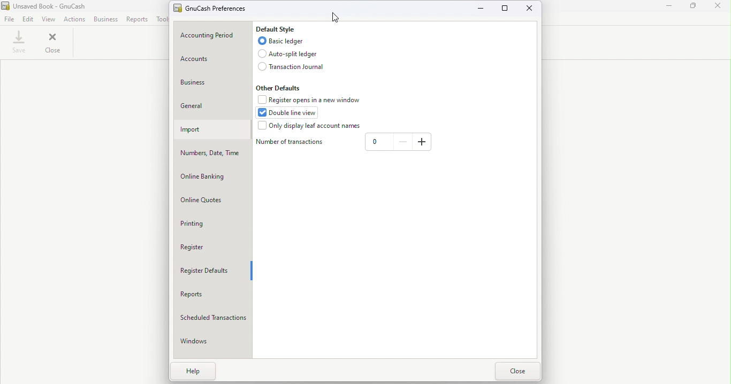  I want to click on Printing, so click(207, 225).